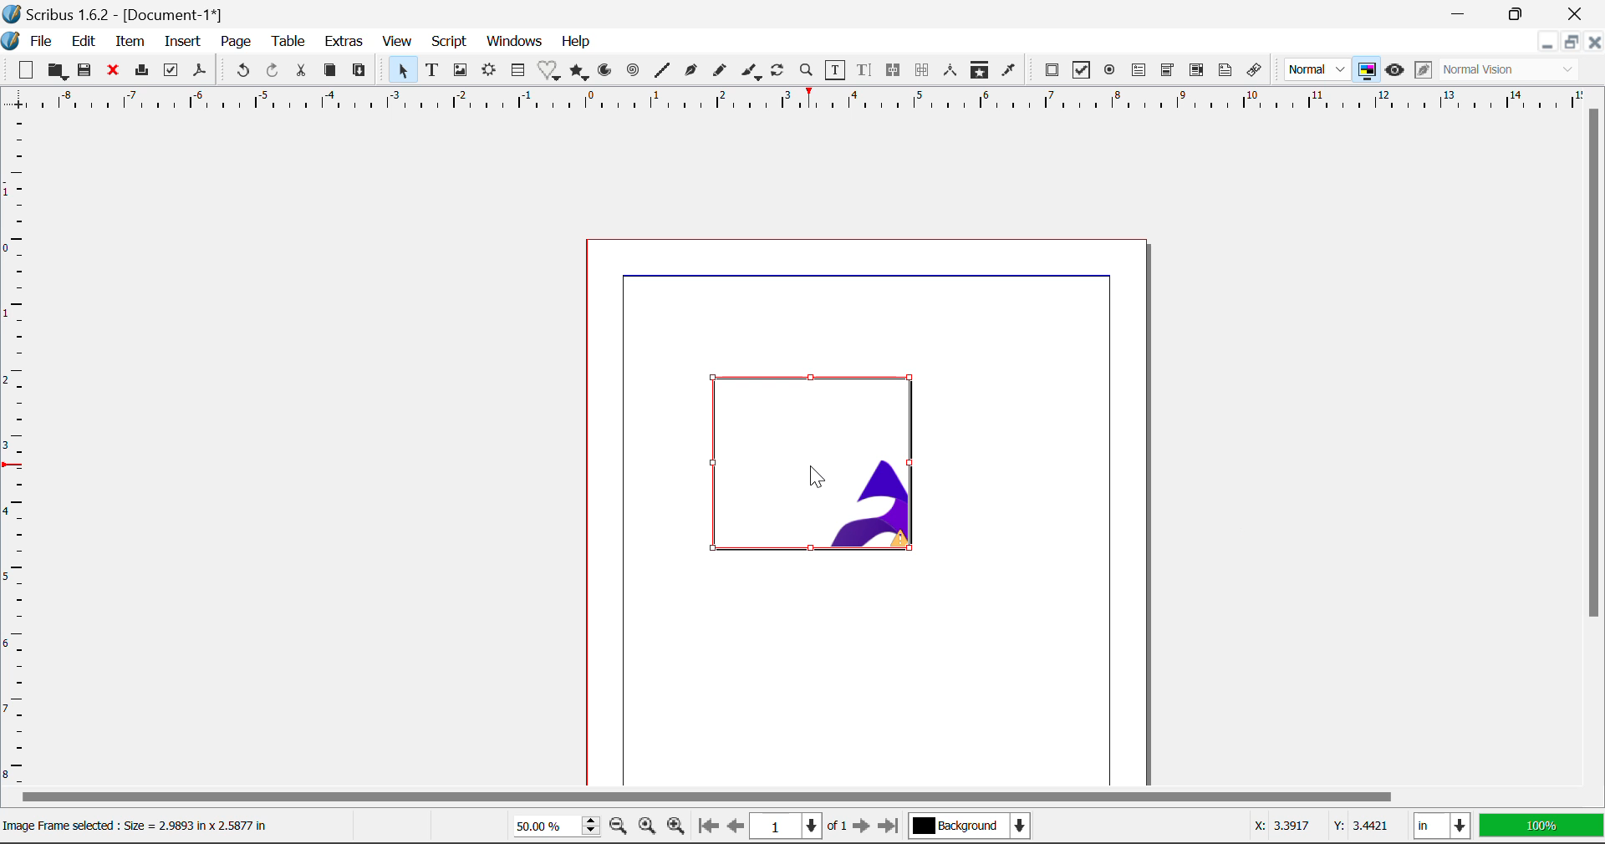 The width and height of the screenshot is (1605, 844). I want to click on Measurement Unit, so click(1439, 825).